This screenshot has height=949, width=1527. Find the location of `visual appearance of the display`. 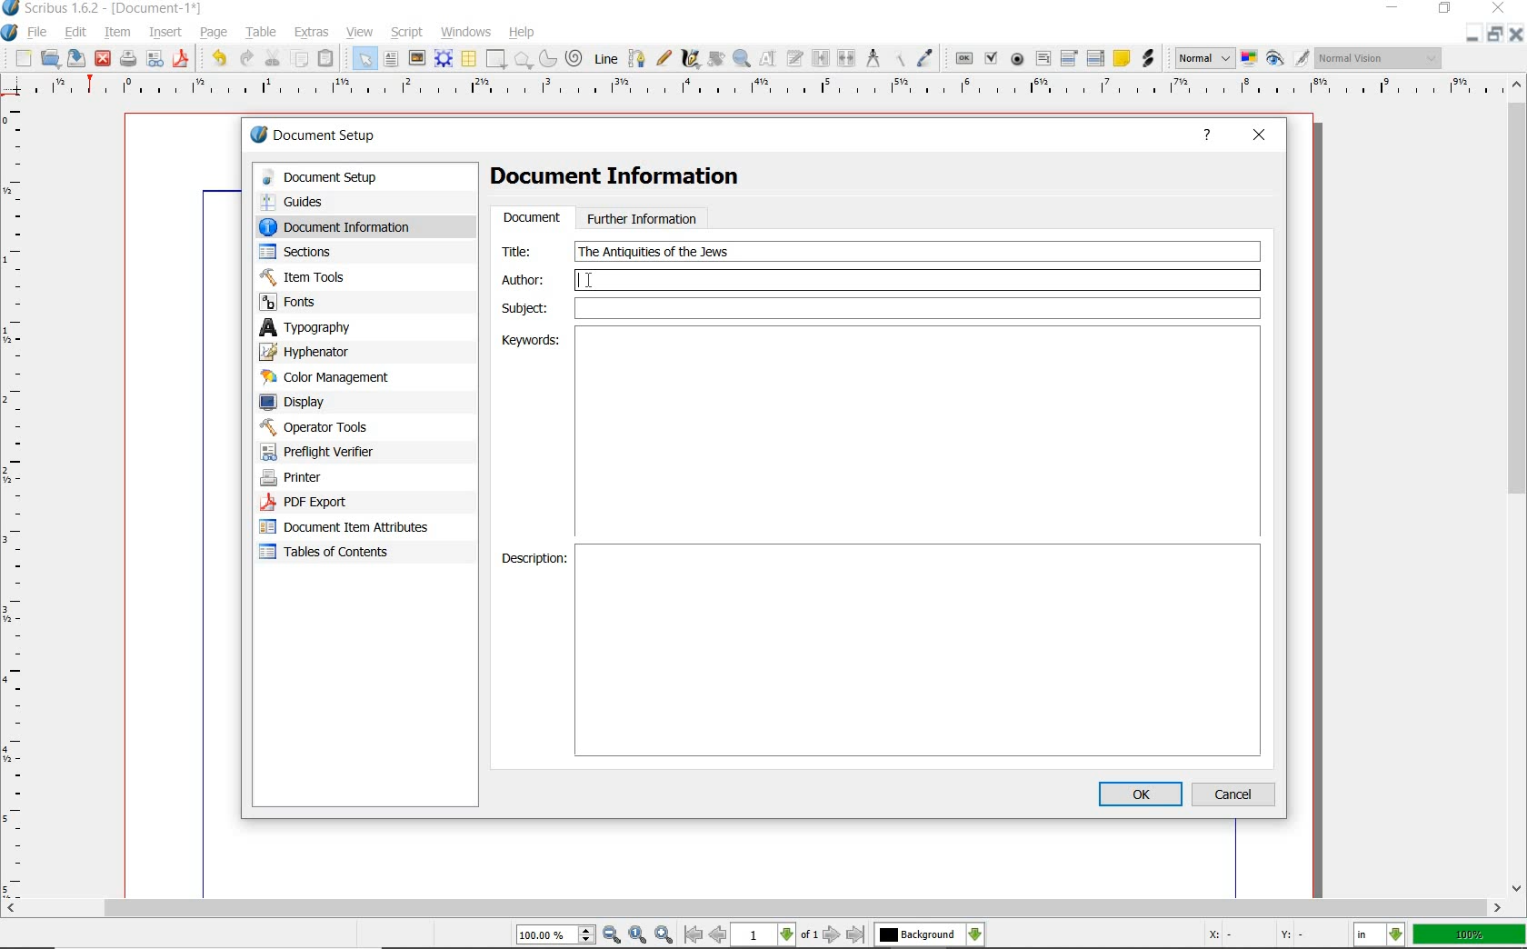

visual appearance of the display is located at coordinates (1380, 57).